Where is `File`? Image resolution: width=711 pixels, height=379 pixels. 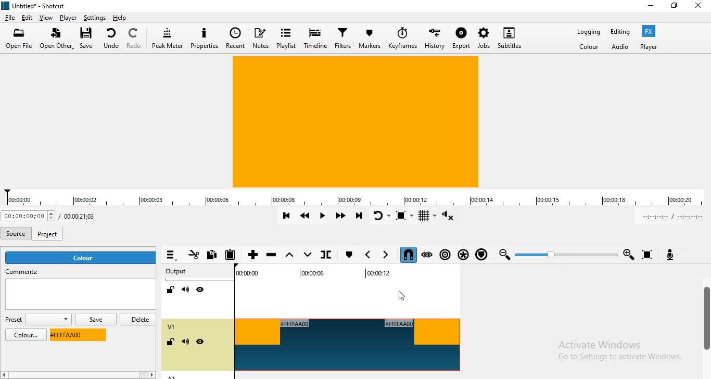
File is located at coordinates (9, 18).